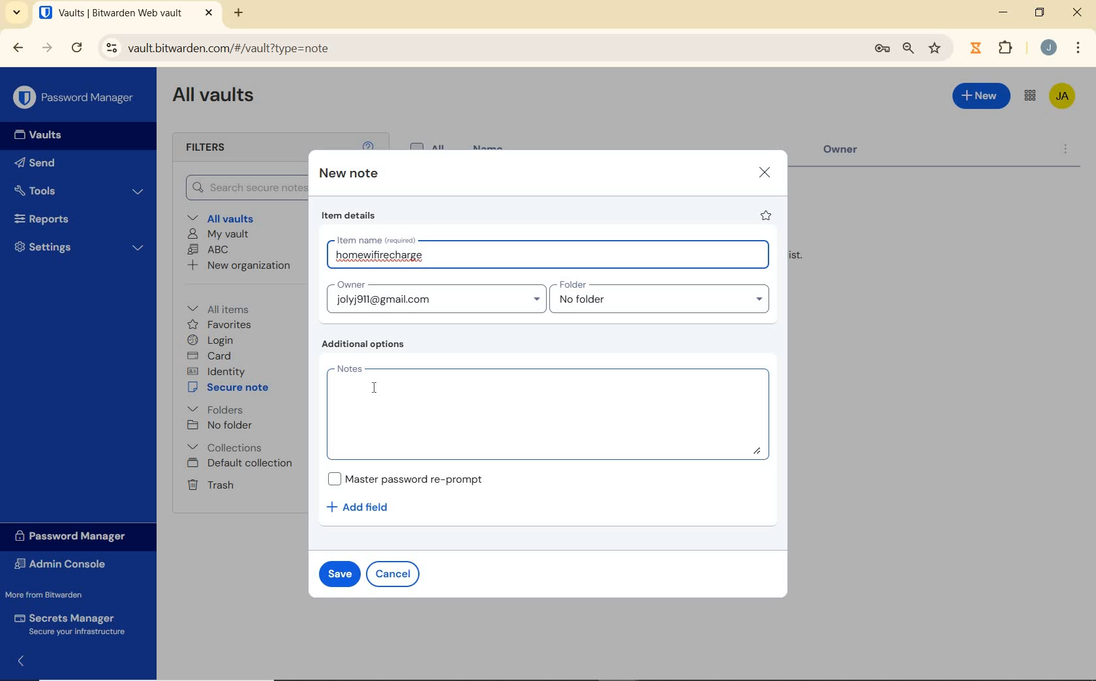  What do you see at coordinates (982, 98) in the screenshot?
I see `New` at bounding box center [982, 98].